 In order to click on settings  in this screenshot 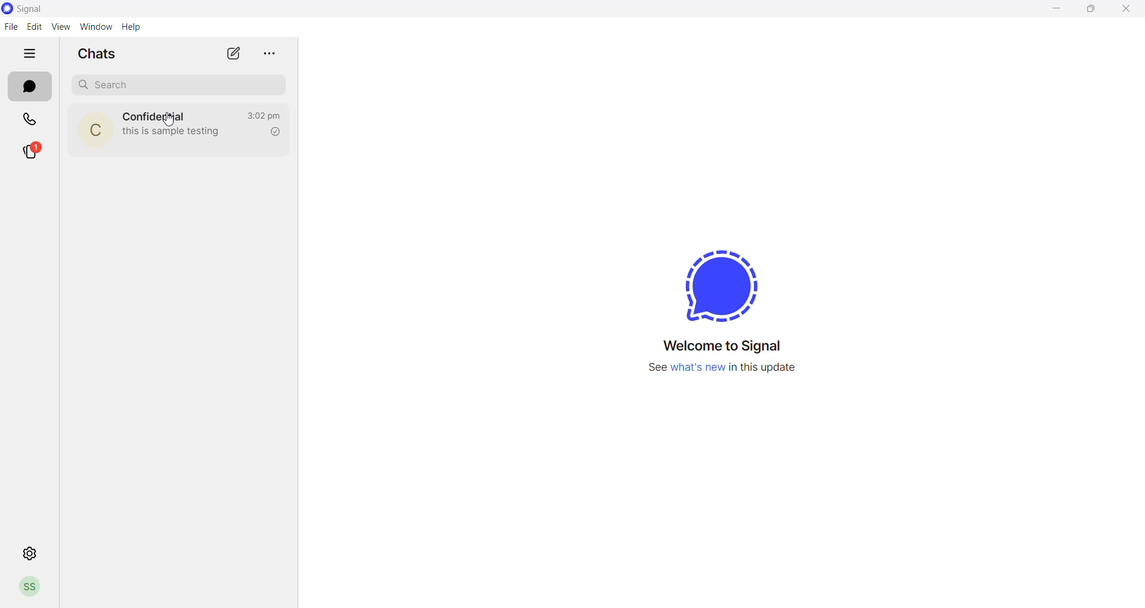, I will do `click(30, 553)`.